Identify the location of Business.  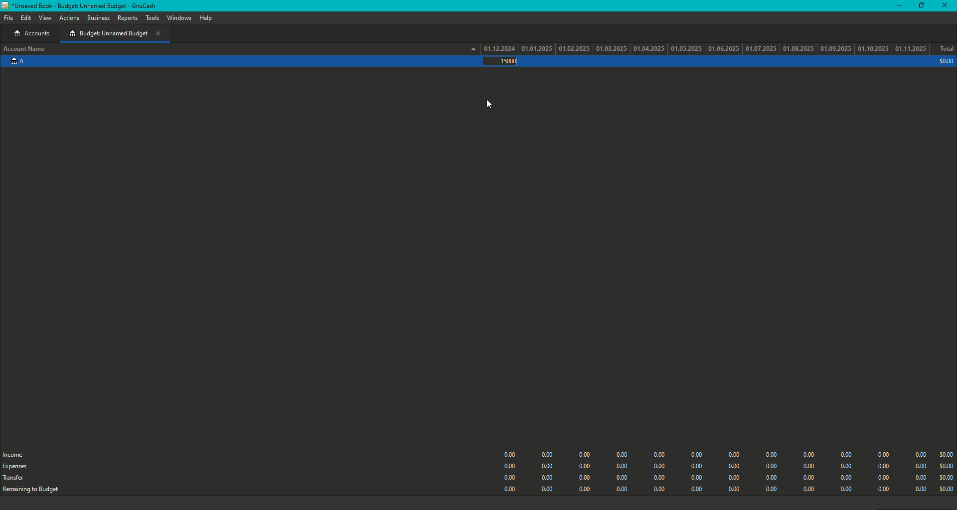
(98, 18).